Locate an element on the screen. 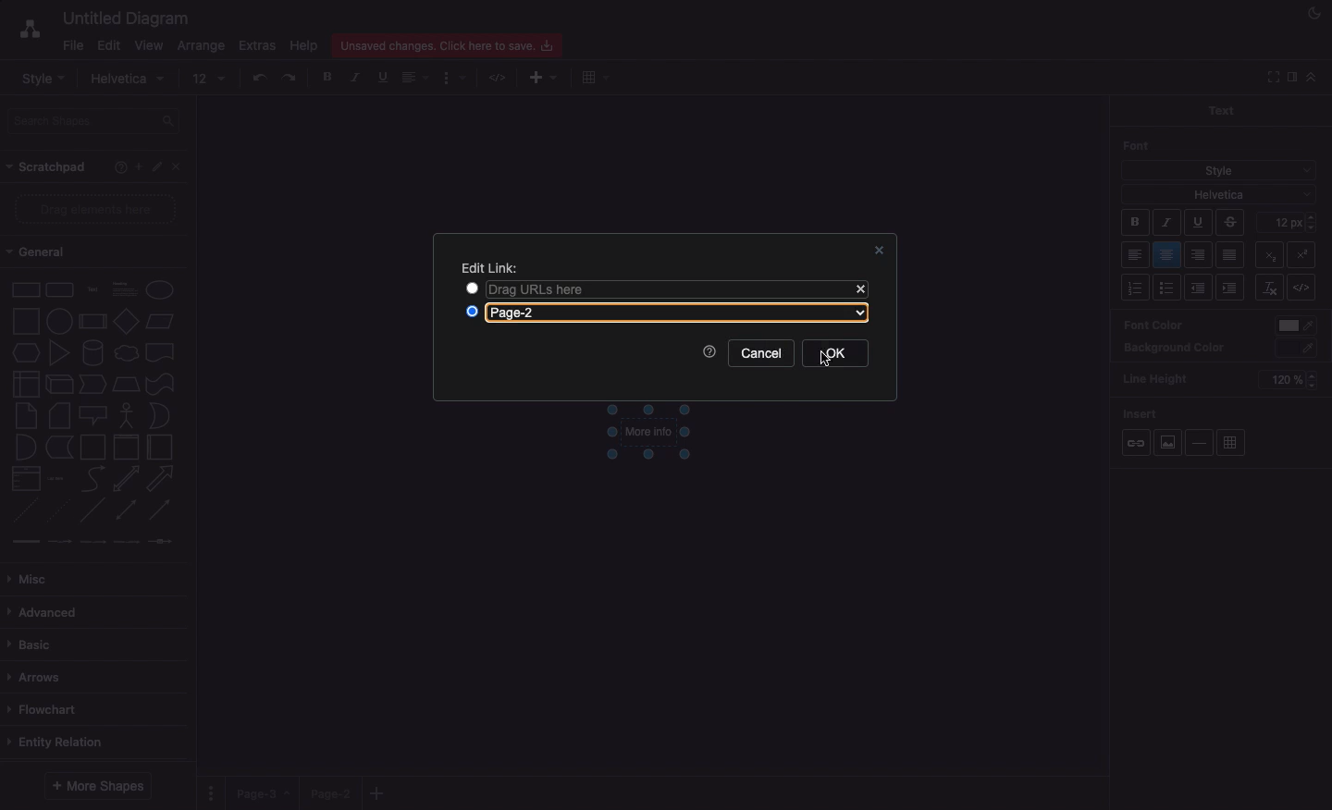  Unindent is located at coordinates (1201, 288).